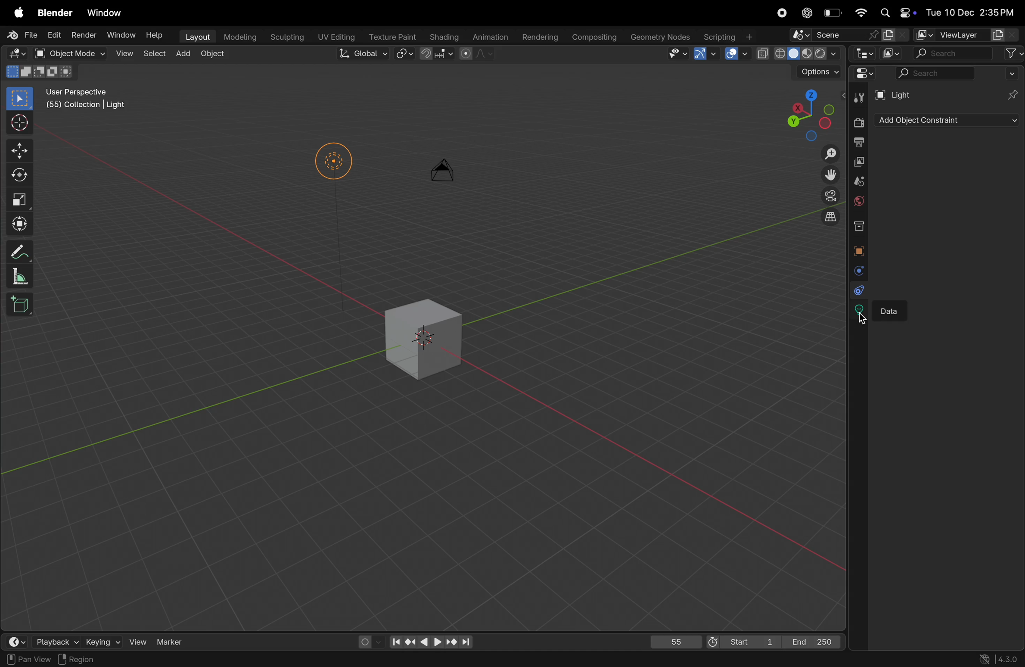 The height and width of the screenshot is (667, 1025). I want to click on snap, so click(404, 55).